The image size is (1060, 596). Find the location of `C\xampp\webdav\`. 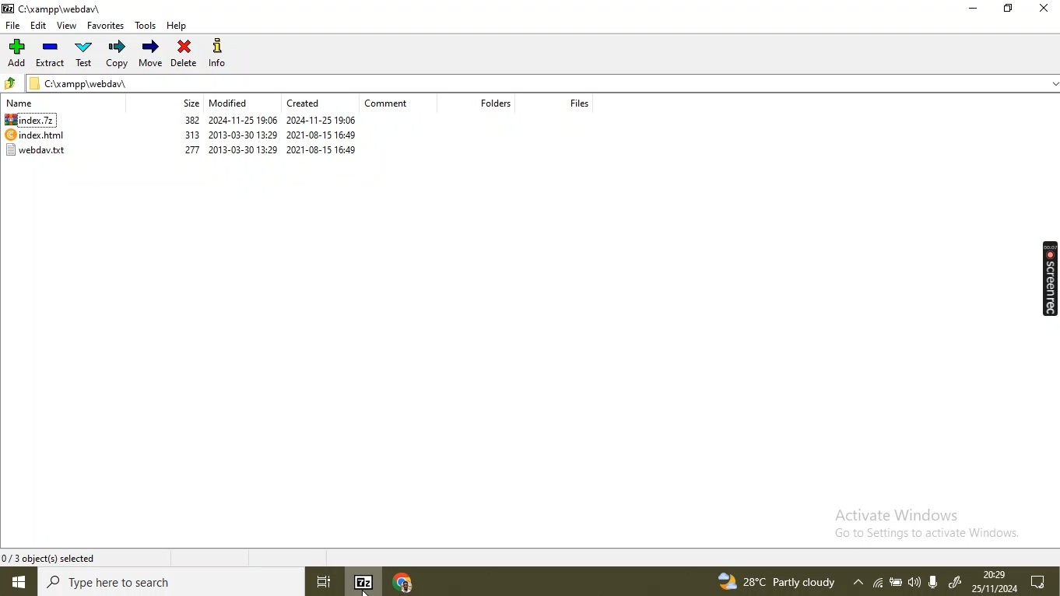

C\xampp\webdav\ is located at coordinates (543, 84).